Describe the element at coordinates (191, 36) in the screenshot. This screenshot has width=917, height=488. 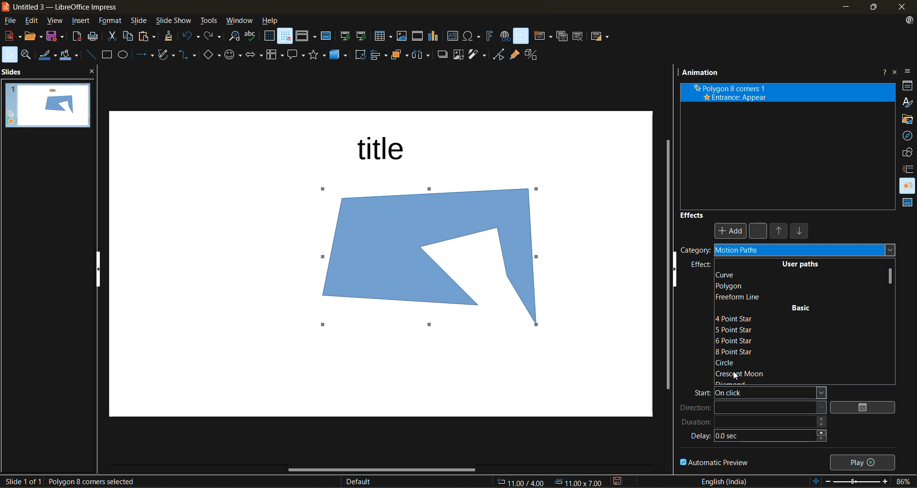
I see `undo` at that location.